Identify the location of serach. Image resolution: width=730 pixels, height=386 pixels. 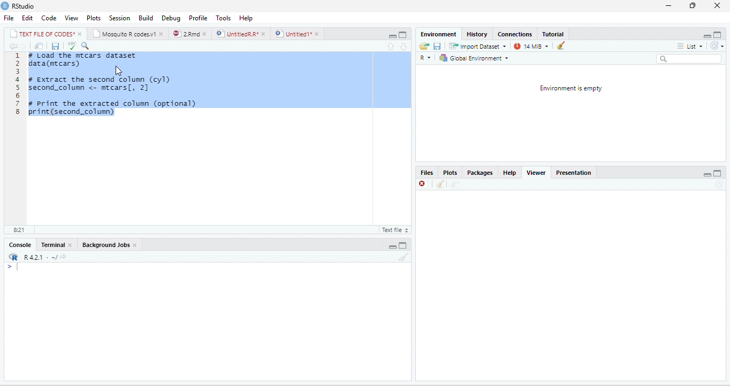
(87, 45).